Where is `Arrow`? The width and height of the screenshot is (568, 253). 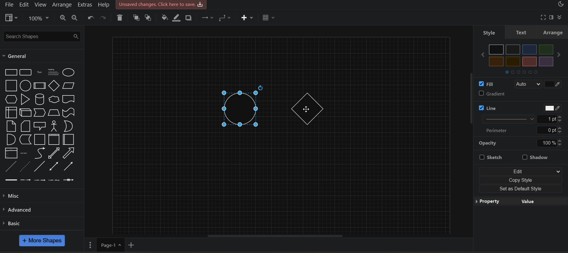 Arrow is located at coordinates (70, 153).